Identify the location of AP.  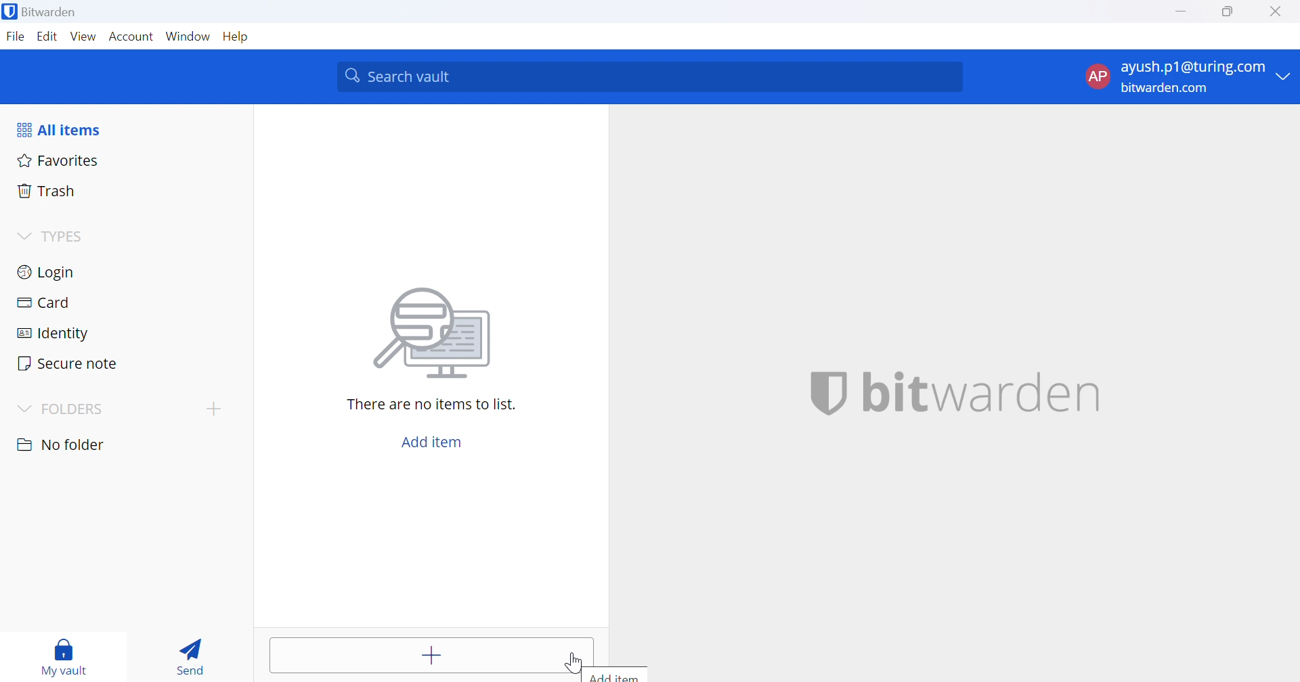
(1096, 76).